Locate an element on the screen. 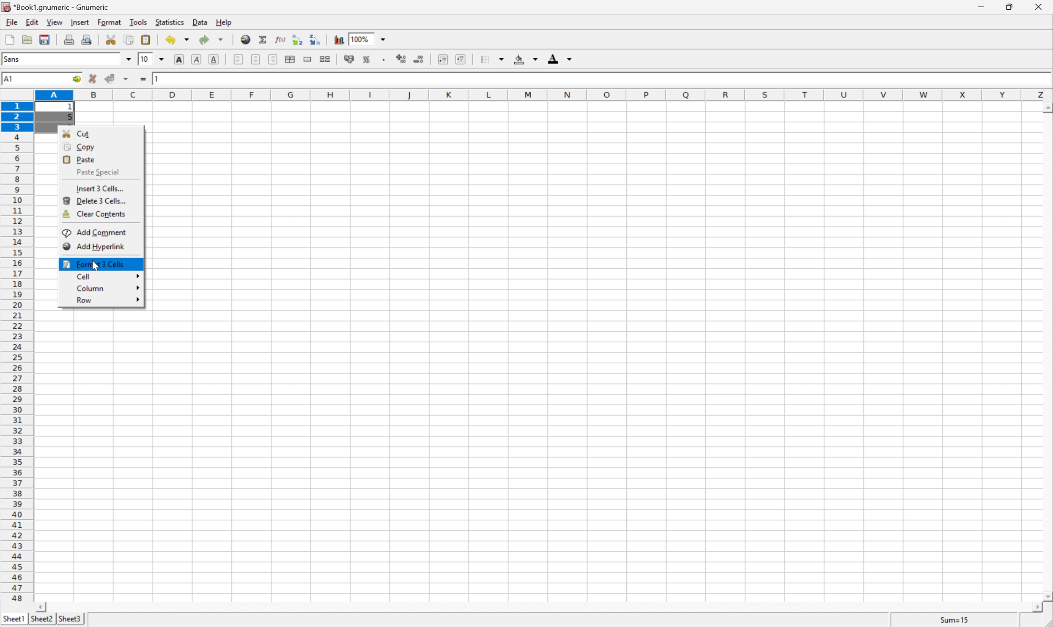  split merged ranges of cells is located at coordinates (326, 58).